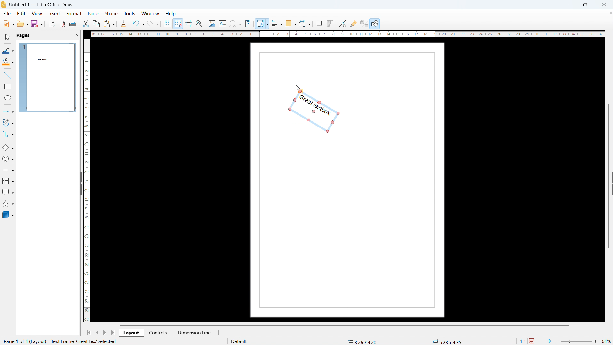  What do you see at coordinates (523, 341) in the screenshot?
I see `Scaling factor ` at bounding box center [523, 341].